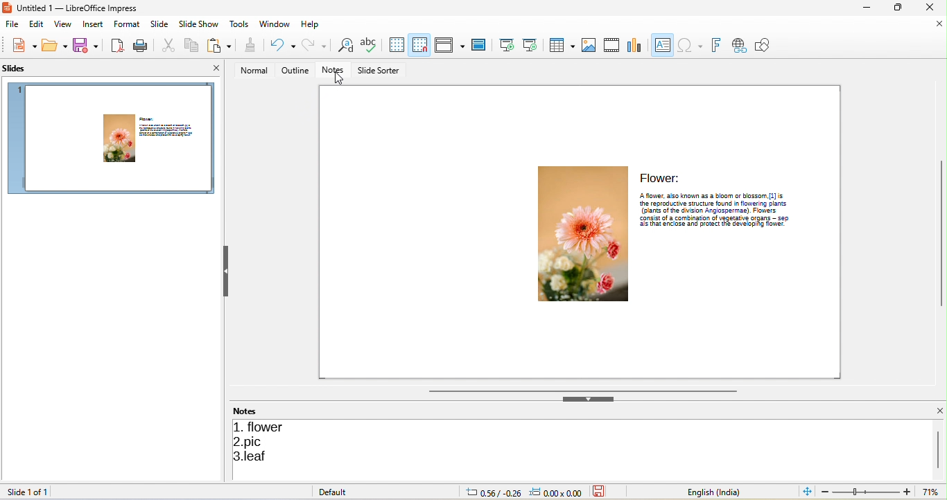  What do you see at coordinates (939, 24) in the screenshot?
I see `close` at bounding box center [939, 24].